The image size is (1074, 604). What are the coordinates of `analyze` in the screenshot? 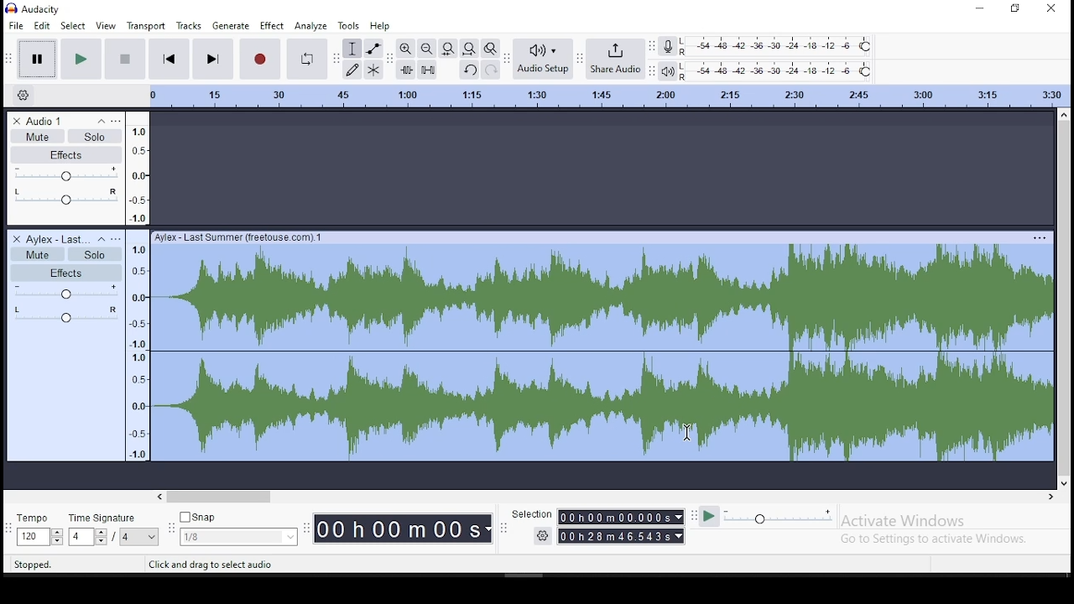 It's located at (310, 26).